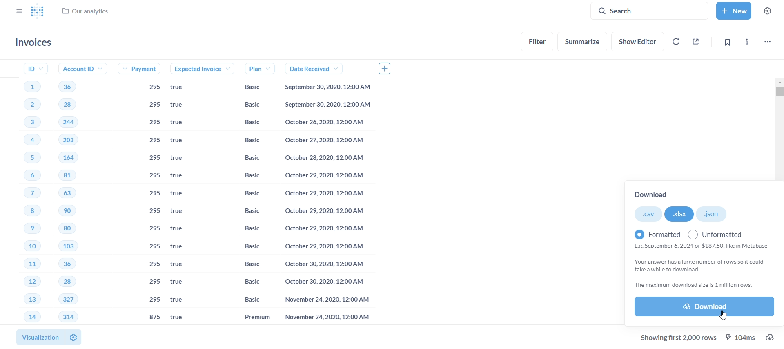 Image resolution: width=784 pixels, height=349 pixels. Describe the element at coordinates (153, 87) in the screenshot. I see `295` at that location.